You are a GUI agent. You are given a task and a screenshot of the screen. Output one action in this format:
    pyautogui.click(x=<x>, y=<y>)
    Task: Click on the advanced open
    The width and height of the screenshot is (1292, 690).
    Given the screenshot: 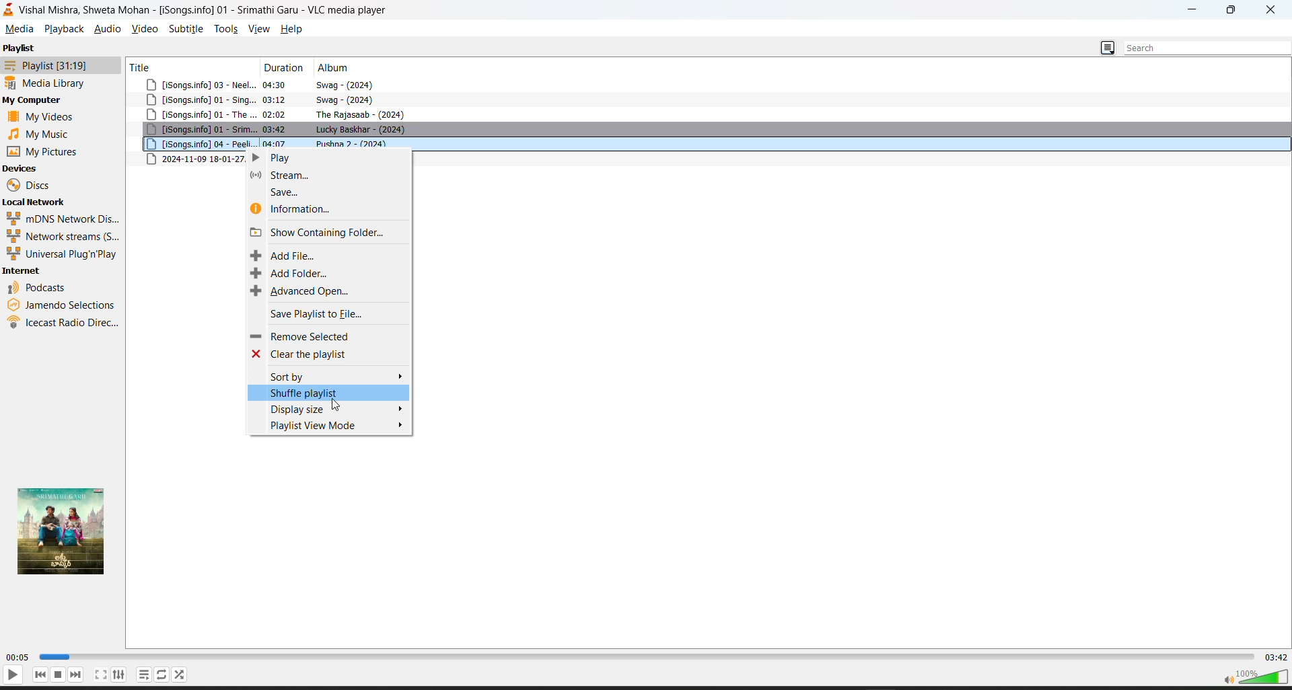 What is the action you would take?
    pyautogui.click(x=300, y=292)
    